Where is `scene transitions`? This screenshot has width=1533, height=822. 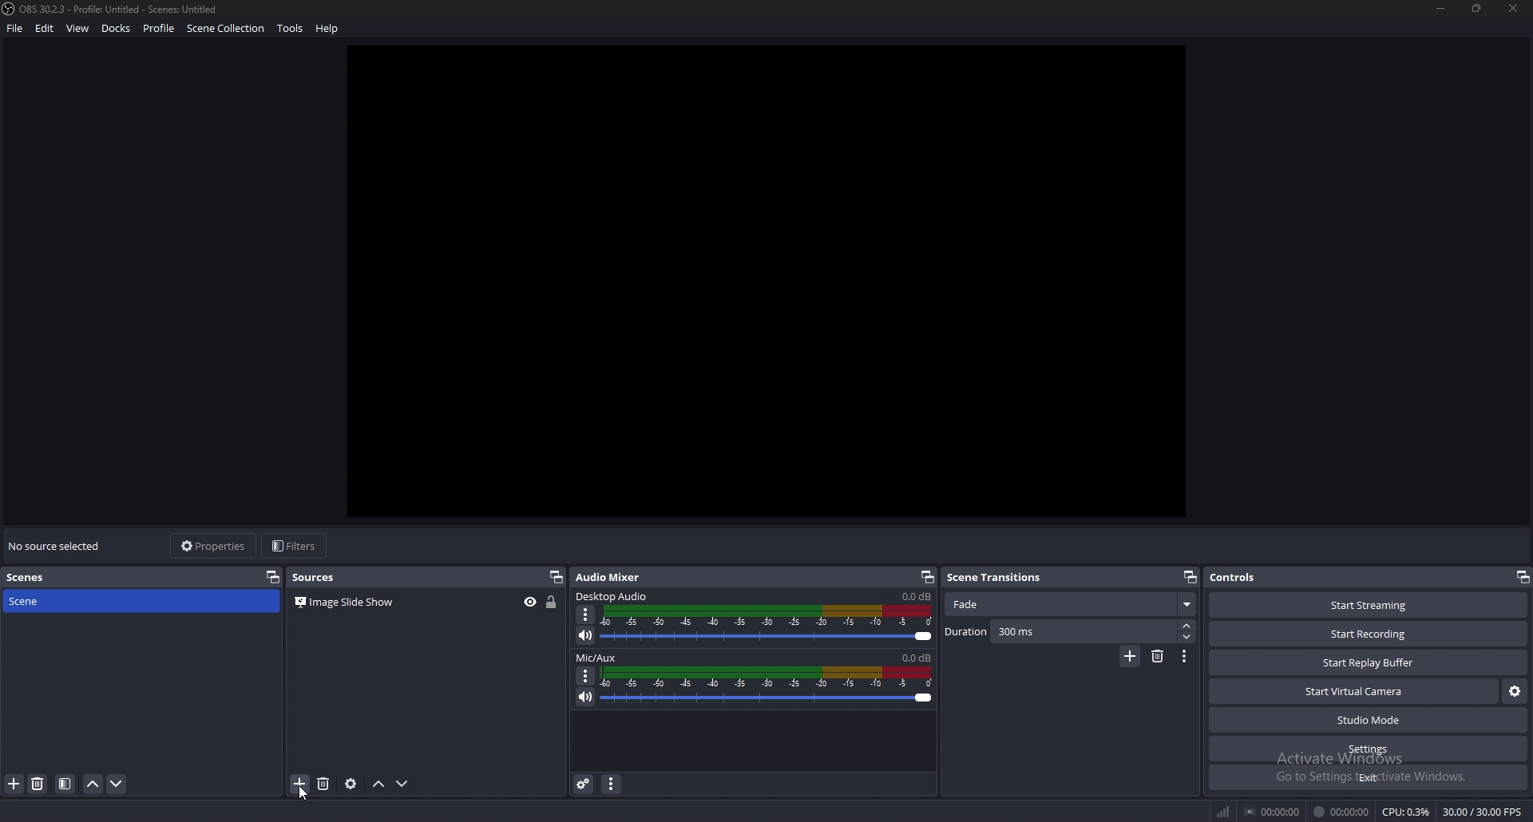
scene transitions is located at coordinates (998, 578).